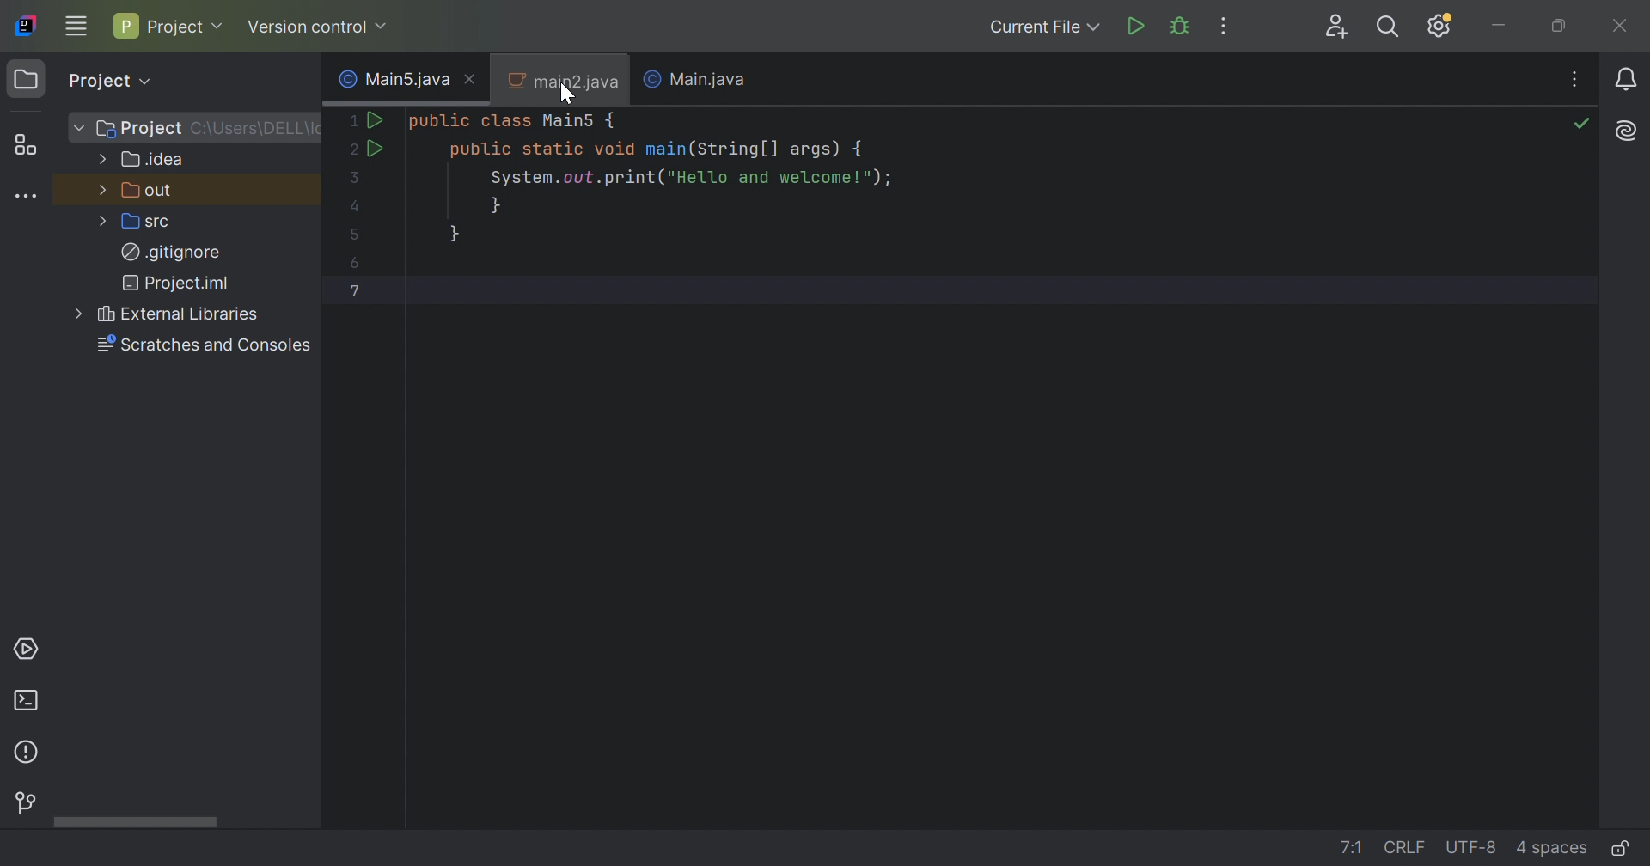 This screenshot has height=866, width=1650. I want to click on Problems, so click(26, 753).